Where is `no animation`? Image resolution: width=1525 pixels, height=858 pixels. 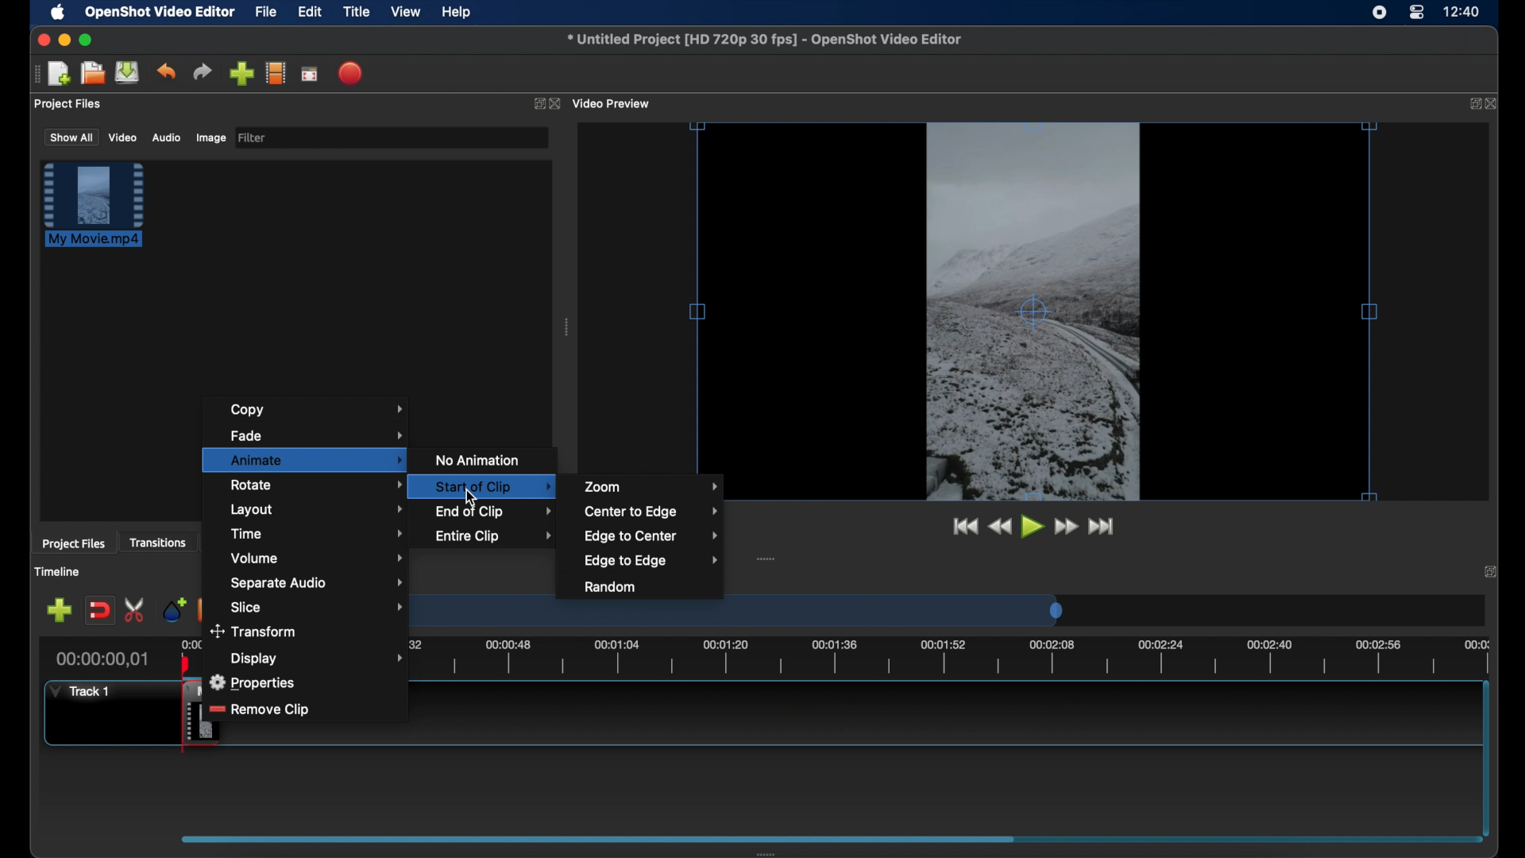
no animation is located at coordinates (480, 460).